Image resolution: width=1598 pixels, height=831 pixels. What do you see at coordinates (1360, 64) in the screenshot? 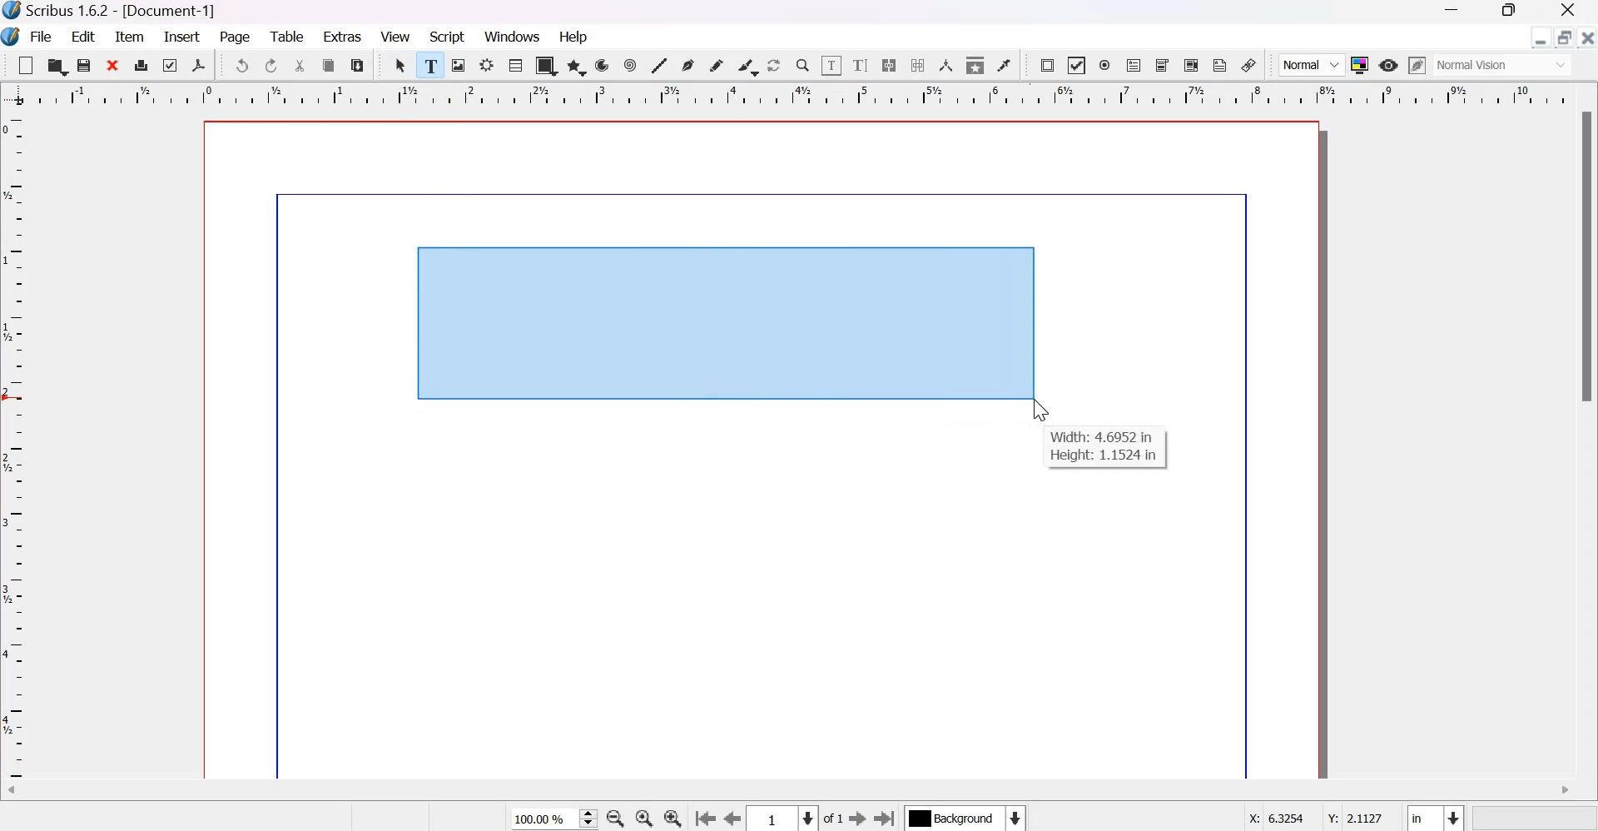
I see `Toggle Color Management System` at bounding box center [1360, 64].